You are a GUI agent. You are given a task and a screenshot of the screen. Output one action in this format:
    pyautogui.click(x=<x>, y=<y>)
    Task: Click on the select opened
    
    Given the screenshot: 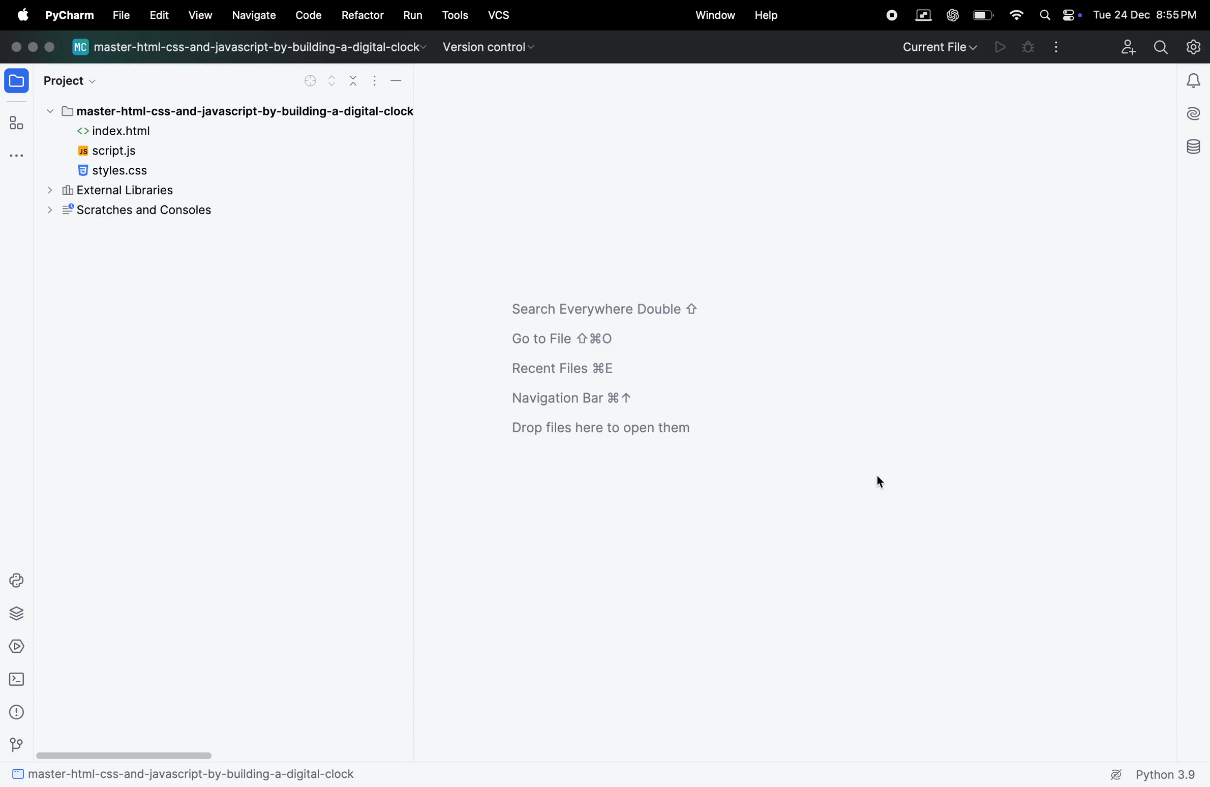 What is the action you would take?
    pyautogui.click(x=310, y=81)
    